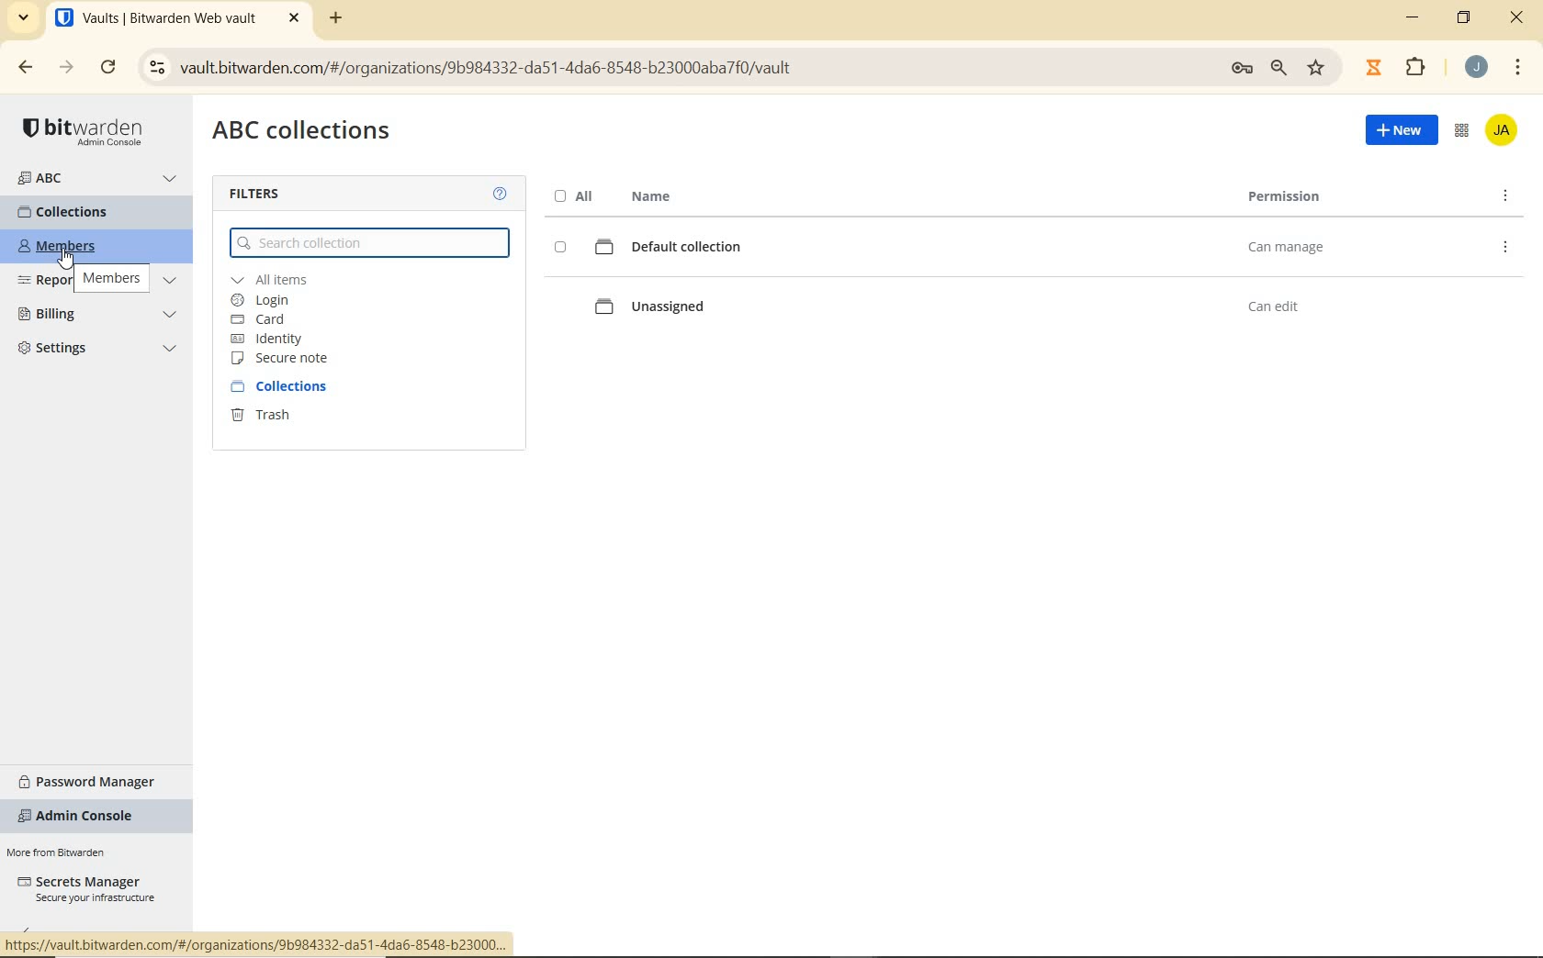 The image size is (1543, 958). Describe the element at coordinates (292, 280) in the screenshot. I see `ALL ITEMS` at that location.